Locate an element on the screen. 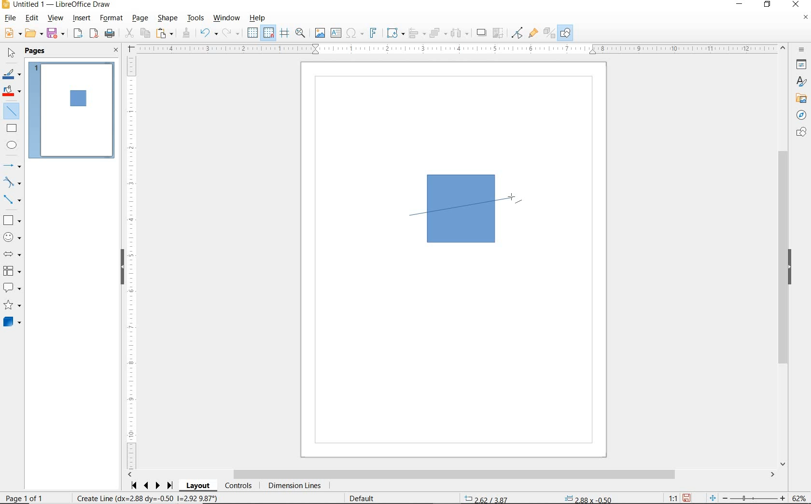 The image size is (811, 504). PAGE is located at coordinates (141, 18).